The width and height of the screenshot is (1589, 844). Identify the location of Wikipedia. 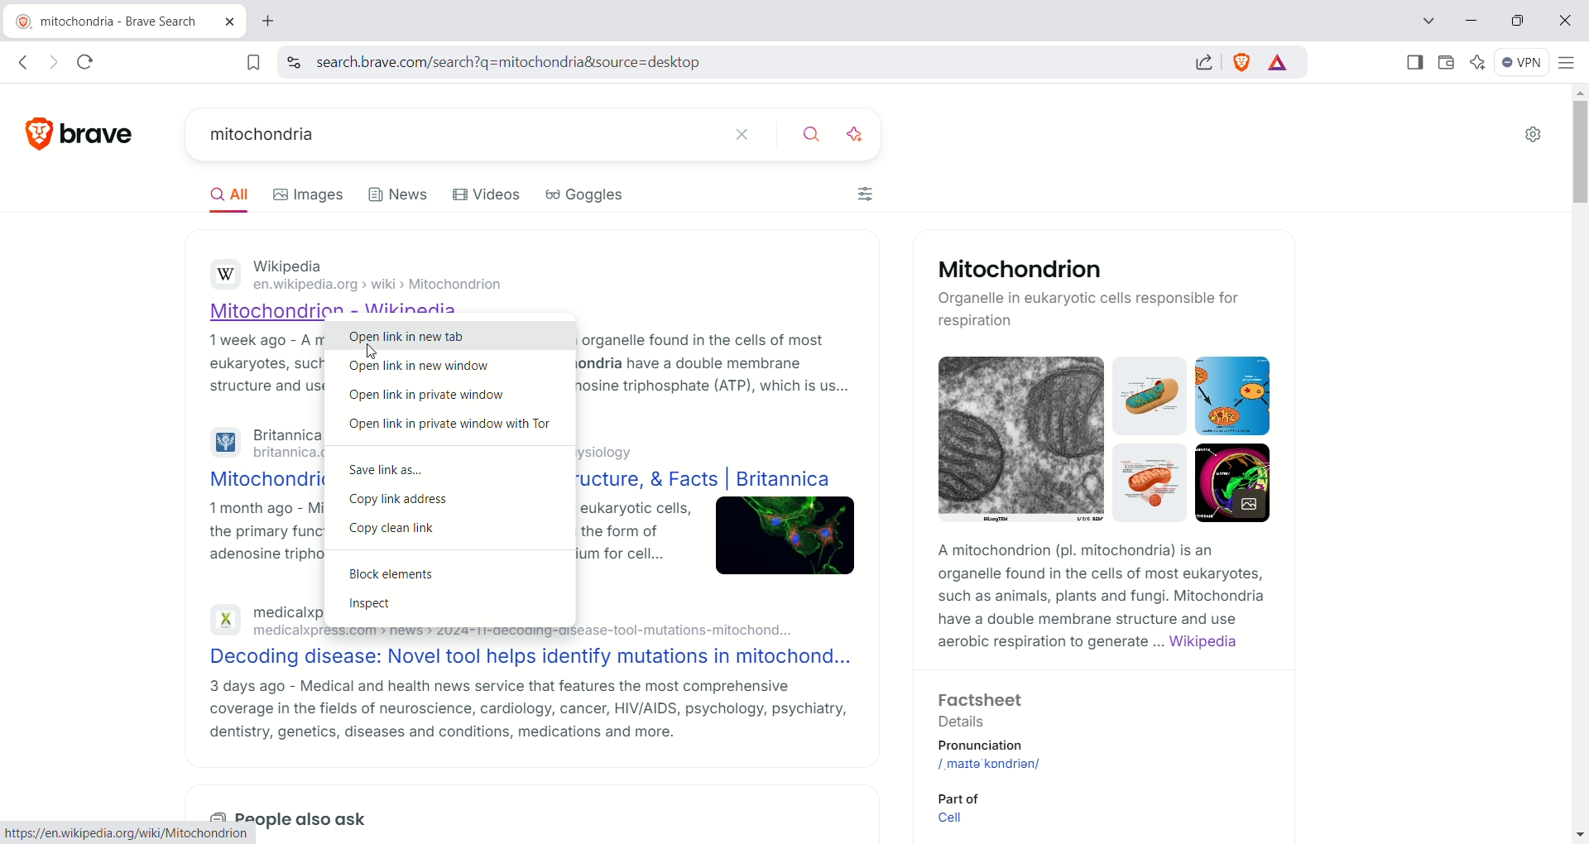
(1206, 642).